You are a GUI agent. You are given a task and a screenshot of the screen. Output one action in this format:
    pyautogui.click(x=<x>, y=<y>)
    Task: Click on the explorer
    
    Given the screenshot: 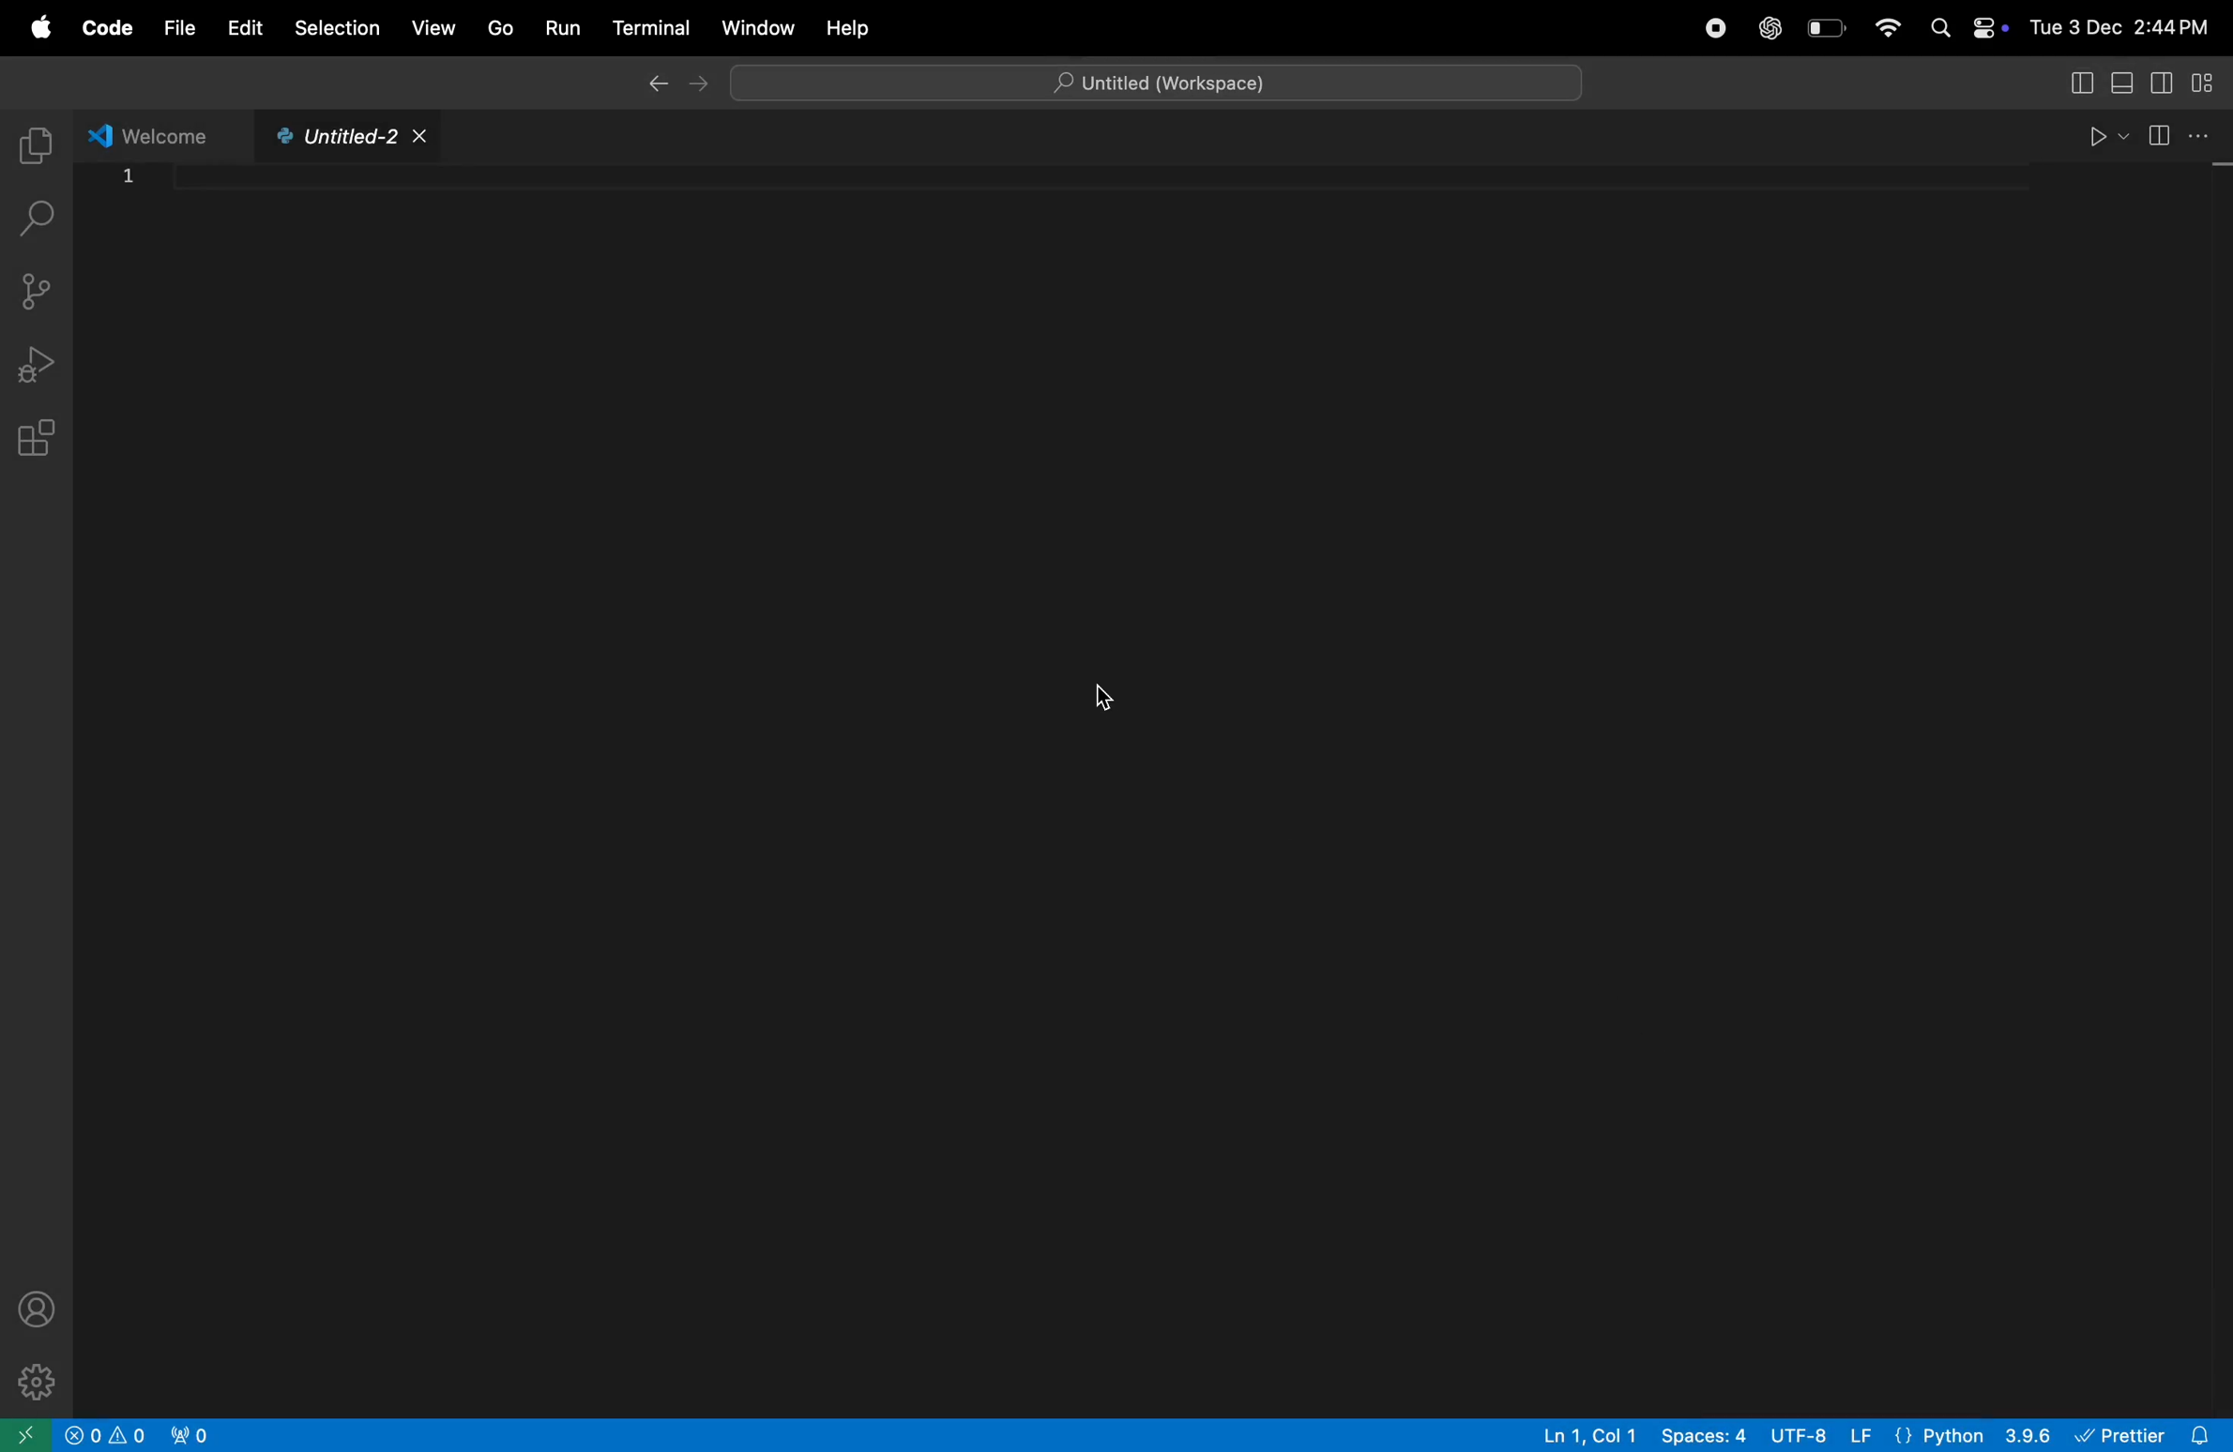 What is the action you would take?
    pyautogui.click(x=38, y=140)
    